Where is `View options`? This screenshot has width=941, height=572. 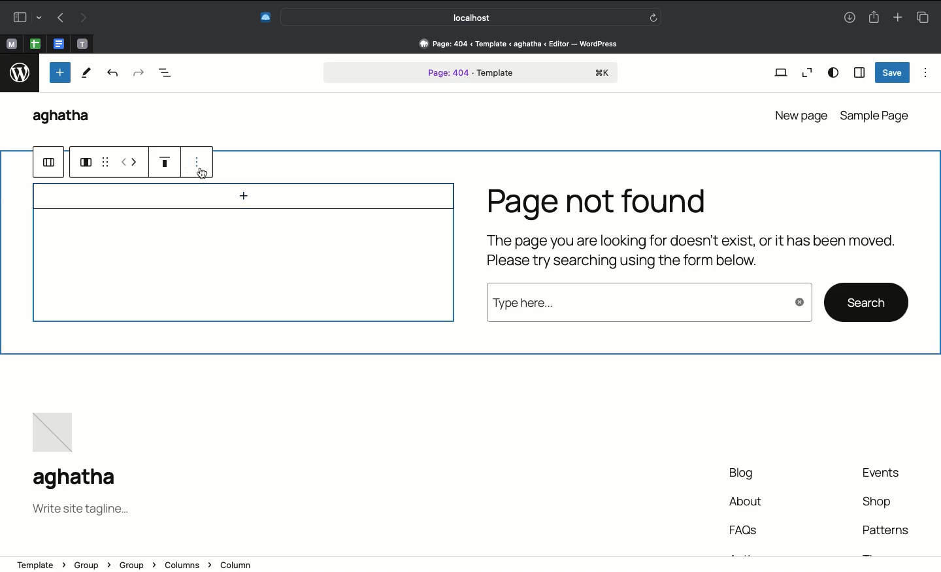
View options is located at coordinates (834, 73).